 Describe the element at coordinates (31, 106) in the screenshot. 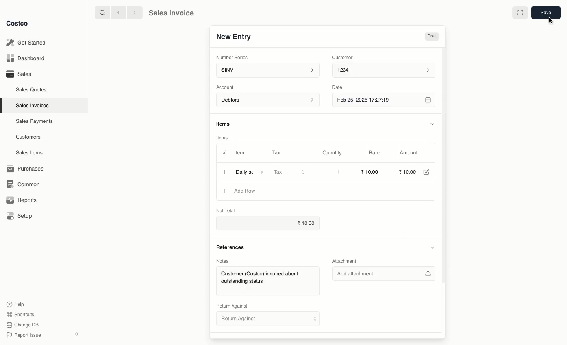

I see `Sales Invoices.` at that location.